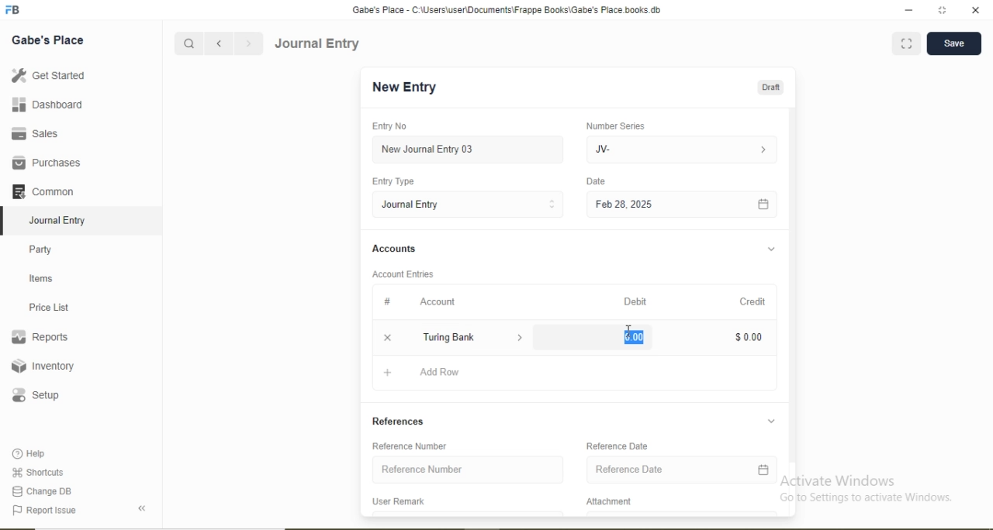  I want to click on Account, so click(438, 302).